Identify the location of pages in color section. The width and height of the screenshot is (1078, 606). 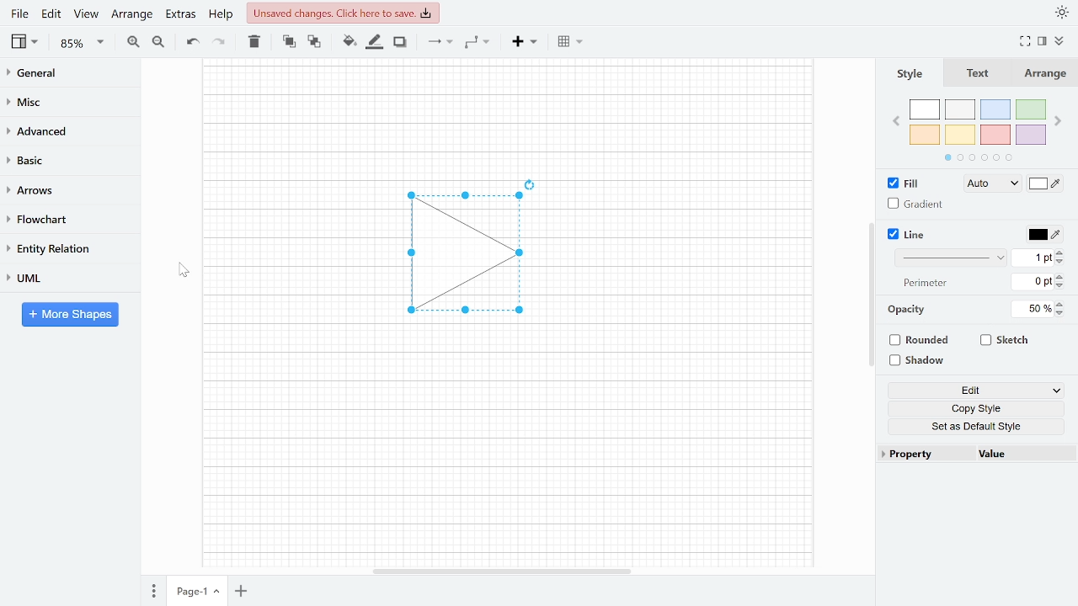
(976, 156).